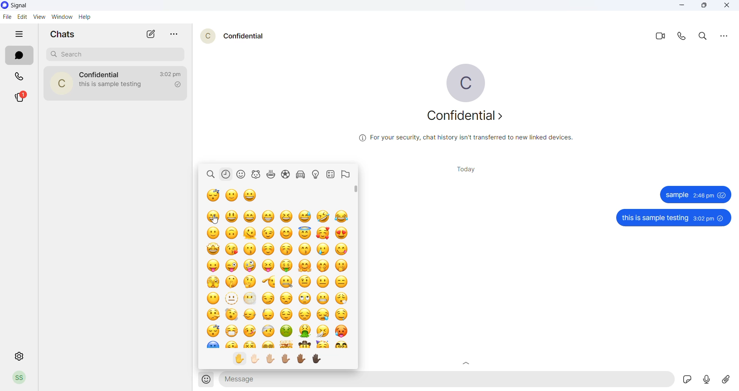 This screenshot has height=391, width=739. What do you see at coordinates (721, 36) in the screenshot?
I see `more options` at bounding box center [721, 36].